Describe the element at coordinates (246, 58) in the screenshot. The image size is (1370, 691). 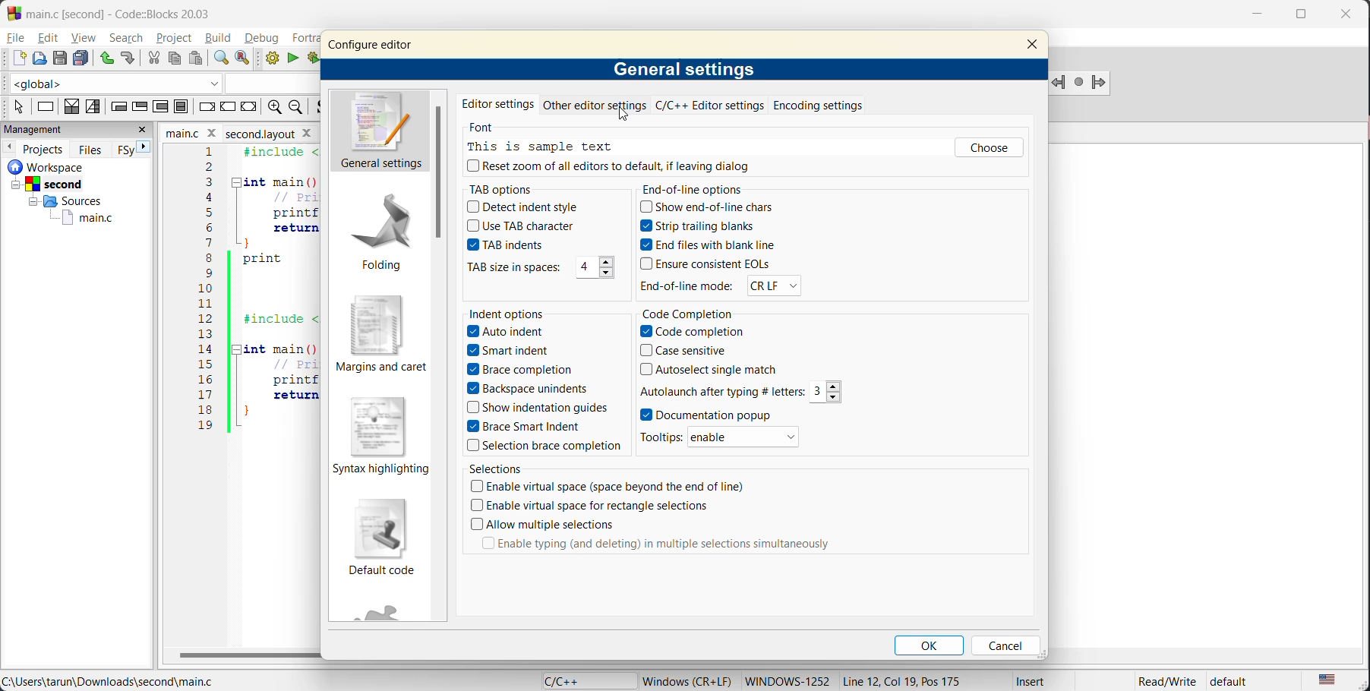
I see `replace` at that location.